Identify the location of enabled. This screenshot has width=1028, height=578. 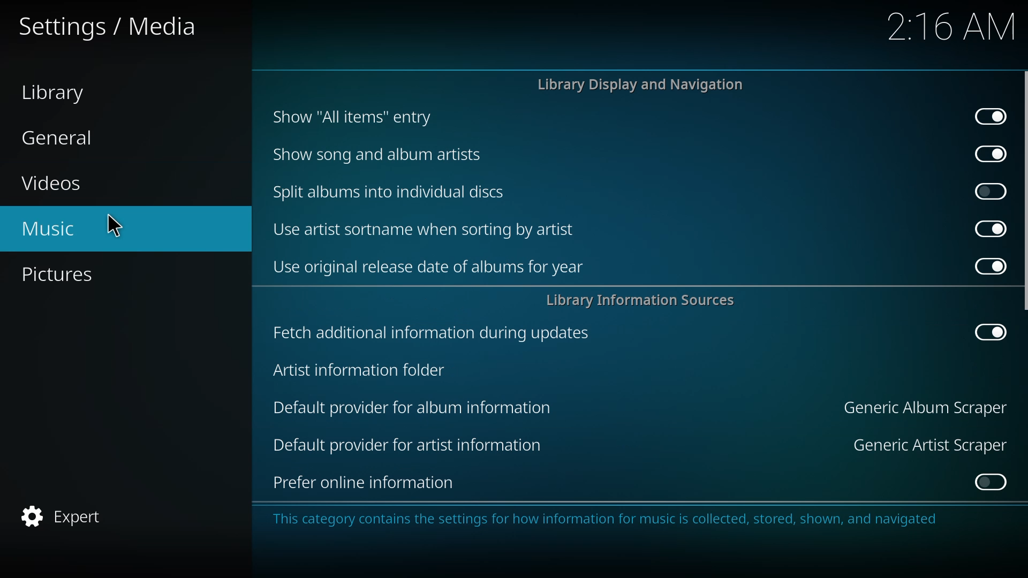
(990, 332).